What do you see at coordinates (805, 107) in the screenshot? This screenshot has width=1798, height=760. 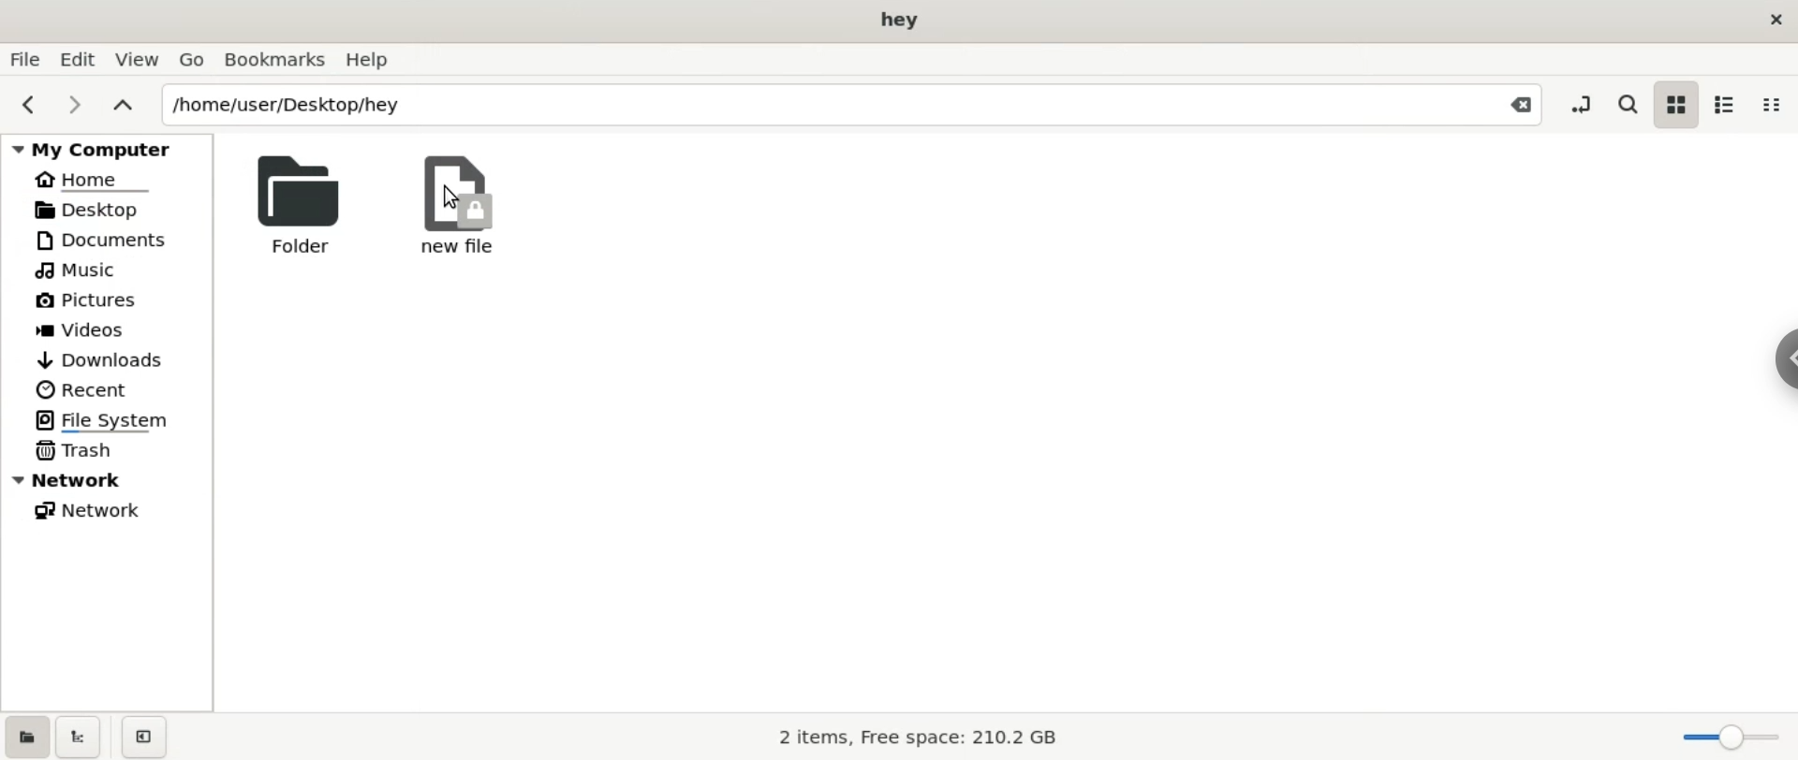 I see `/home/user/Desktop/hey` at bounding box center [805, 107].